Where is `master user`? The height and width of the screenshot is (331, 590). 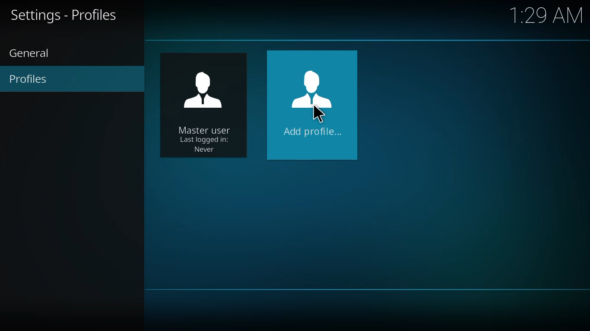 master user is located at coordinates (203, 109).